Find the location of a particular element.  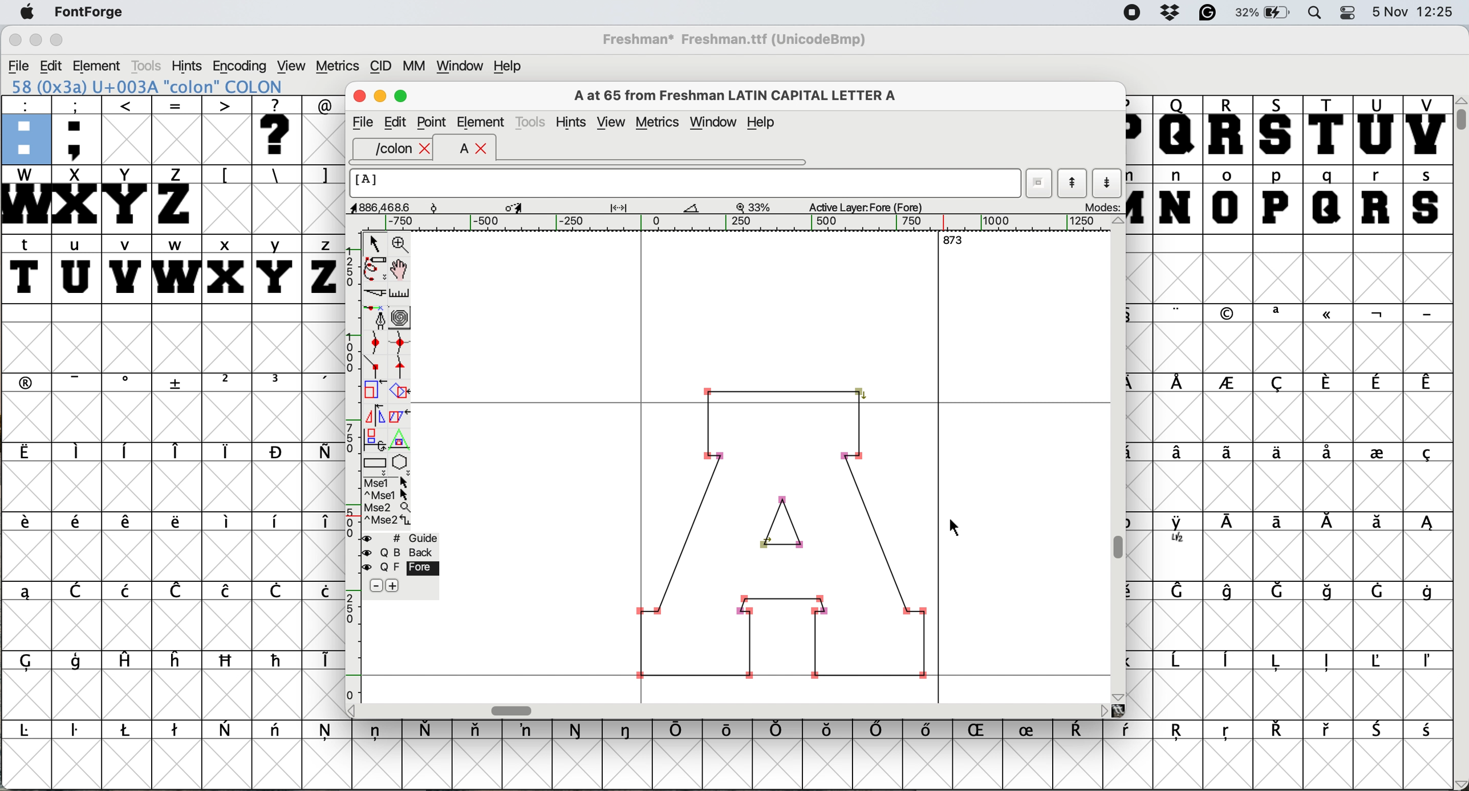

> is located at coordinates (228, 130).